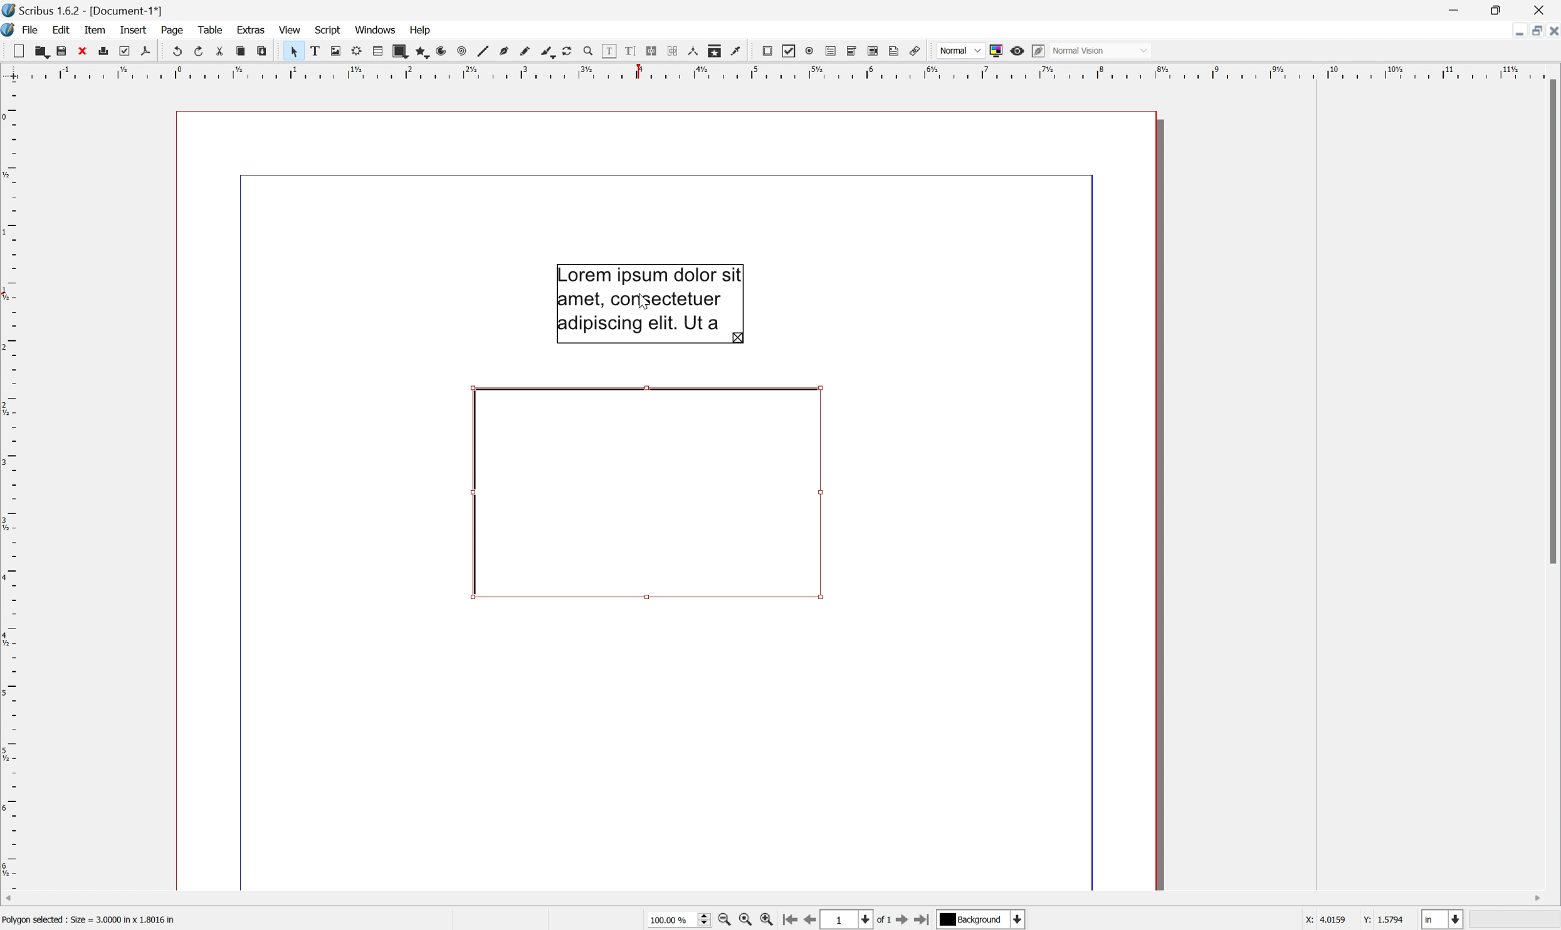  Describe the element at coordinates (925, 920) in the screenshot. I see `Go to the last page` at that location.